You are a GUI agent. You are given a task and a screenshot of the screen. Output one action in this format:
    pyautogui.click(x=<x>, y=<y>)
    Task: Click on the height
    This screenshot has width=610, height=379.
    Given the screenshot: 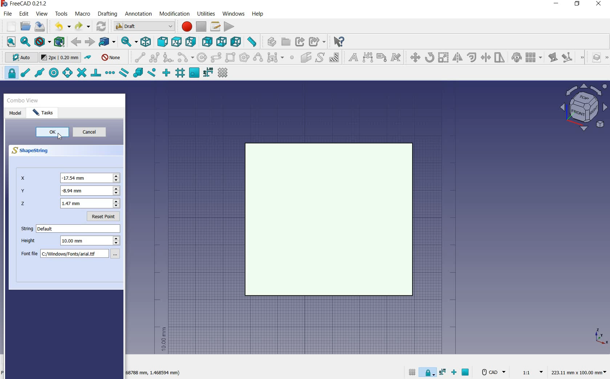 What is the action you would take?
    pyautogui.click(x=72, y=242)
    